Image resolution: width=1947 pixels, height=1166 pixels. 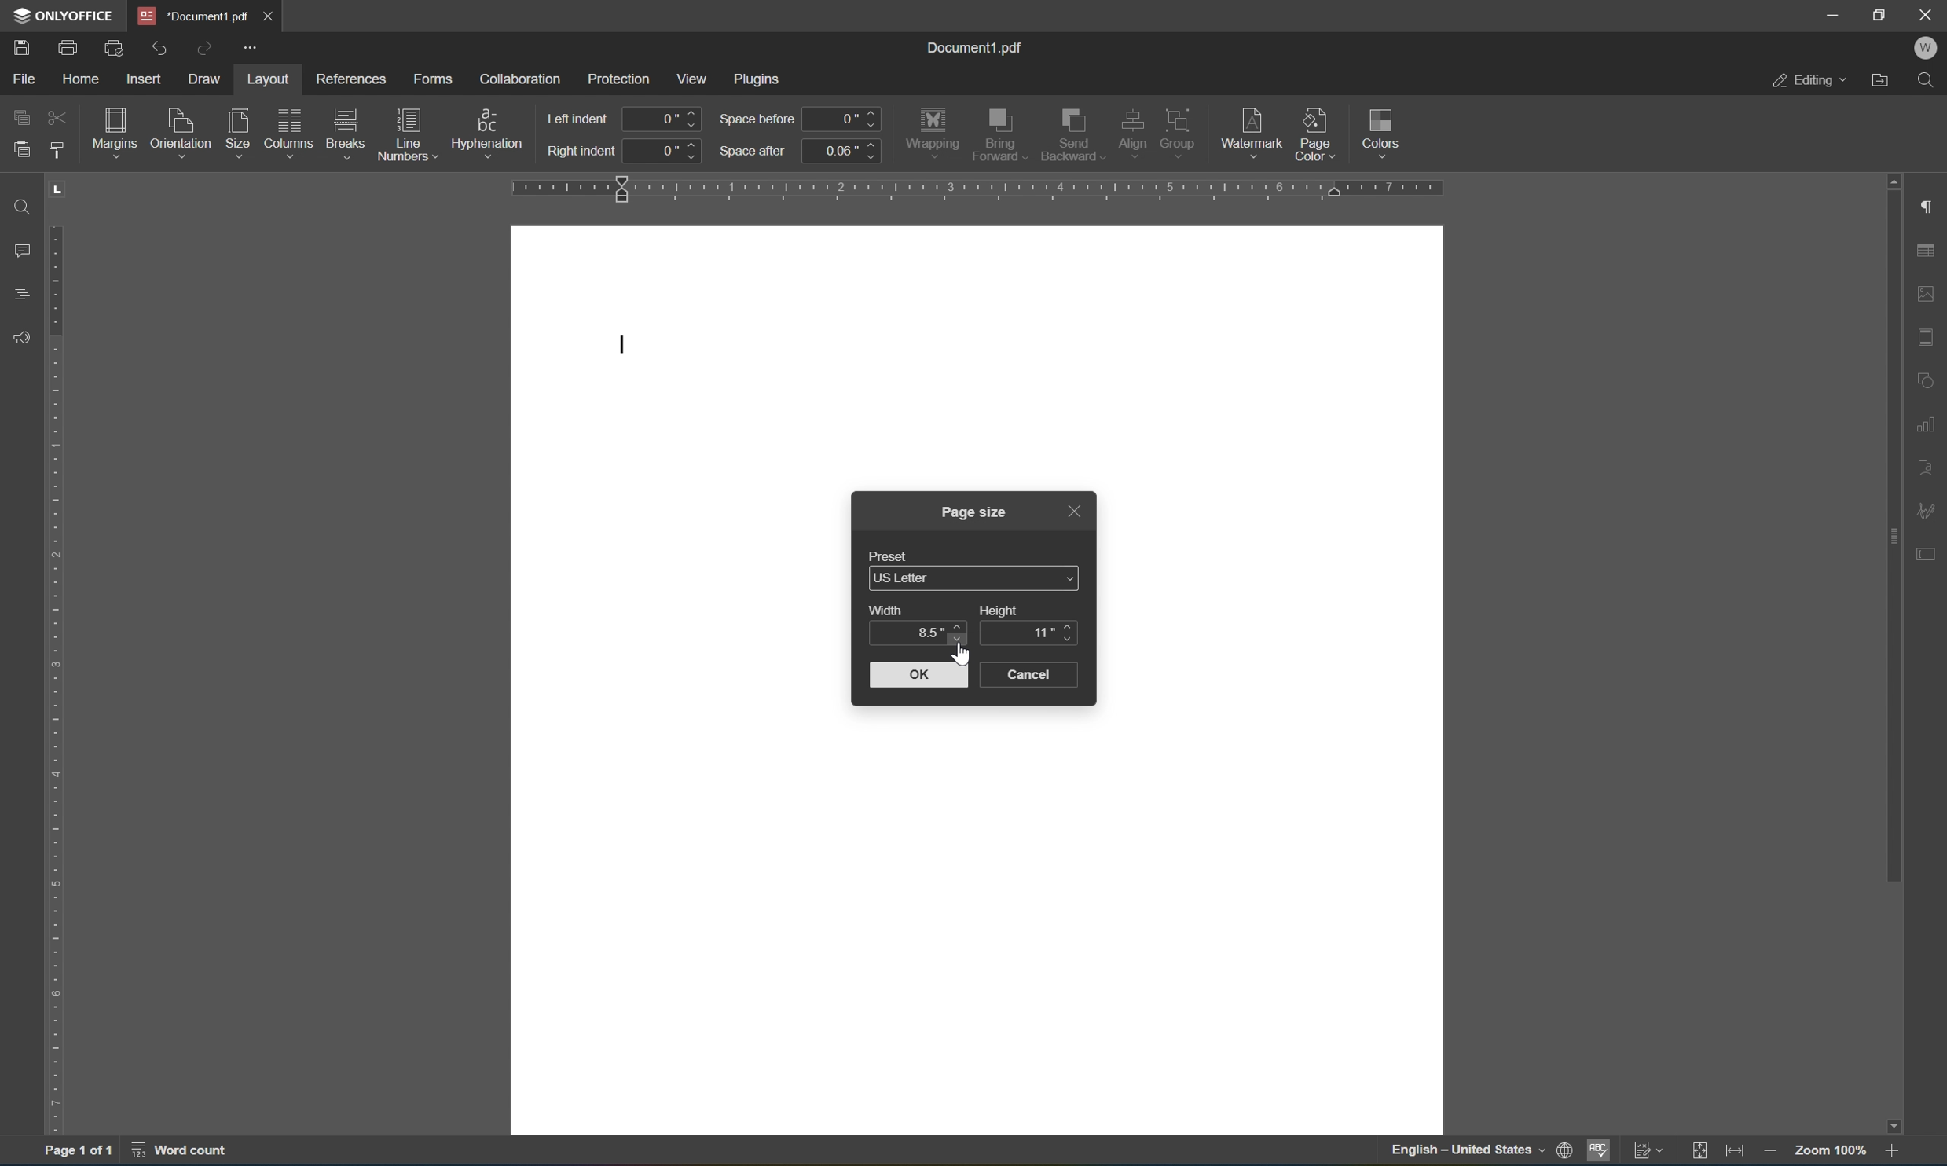 What do you see at coordinates (756, 119) in the screenshot?
I see `space before` at bounding box center [756, 119].